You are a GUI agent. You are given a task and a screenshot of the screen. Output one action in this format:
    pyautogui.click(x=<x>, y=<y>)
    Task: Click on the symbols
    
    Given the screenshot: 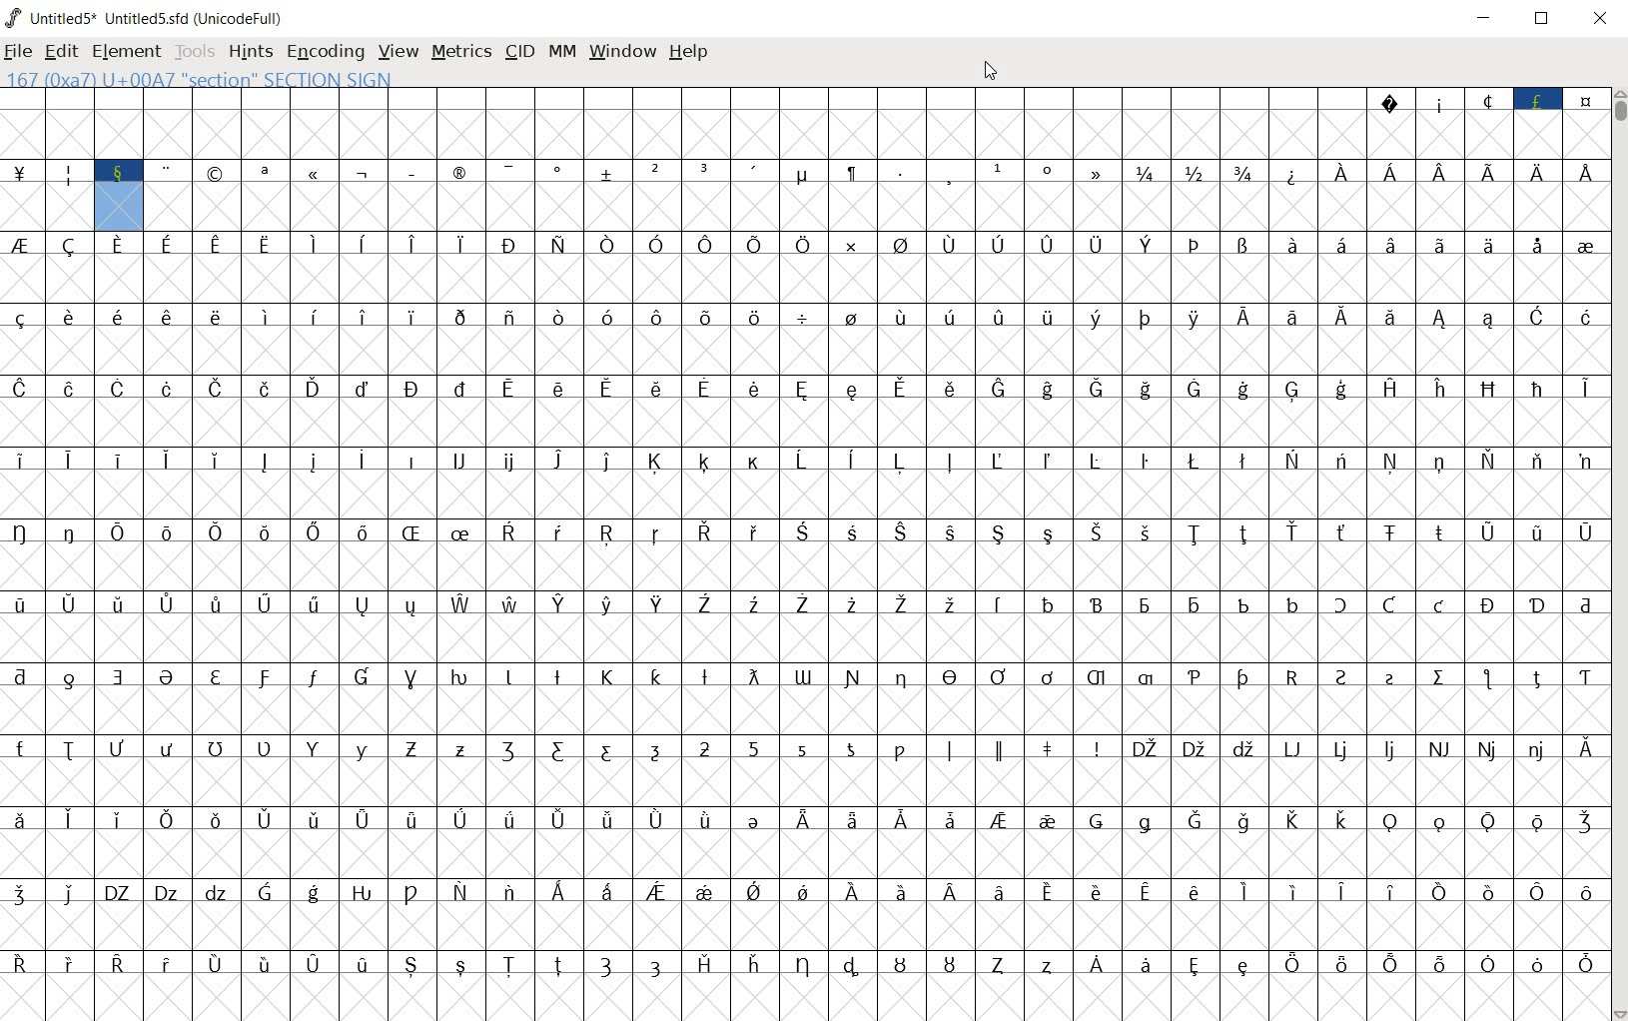 What is the action you would take?
    pyautogui.click(x=729, y=916)
    